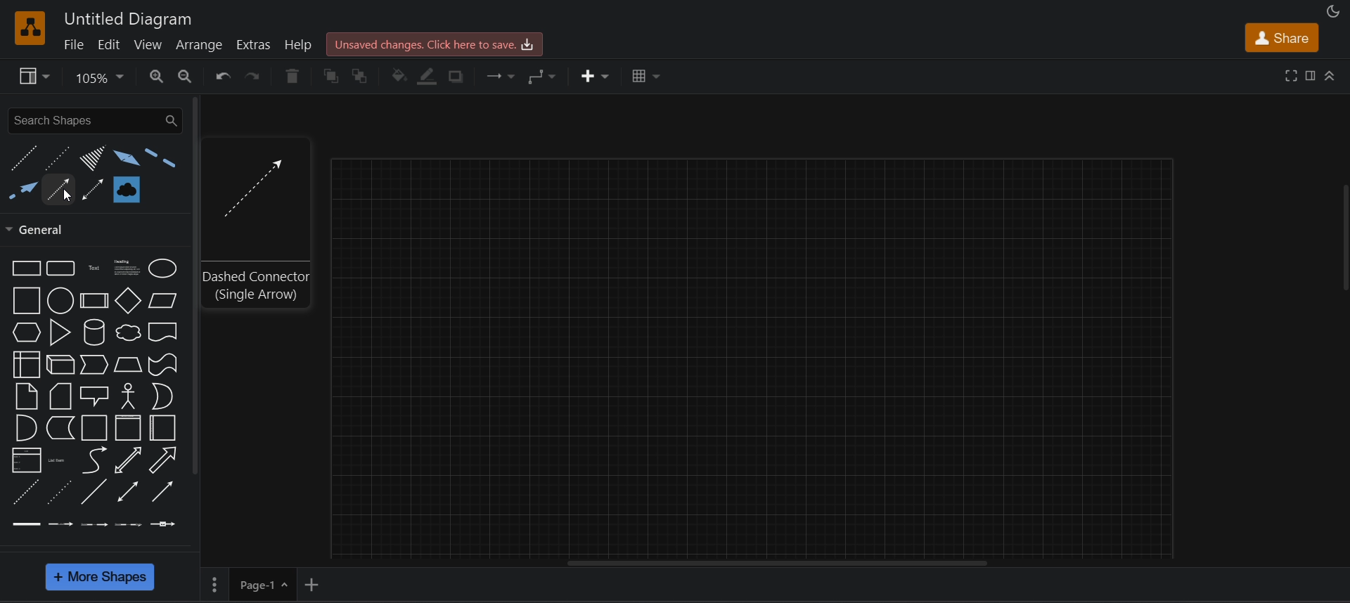 The width and height of the screenshot is (1350, 603). What do you see at coordinates (289, 74) in the screenshot?
I see `delete` at bounding box center [289, 74].